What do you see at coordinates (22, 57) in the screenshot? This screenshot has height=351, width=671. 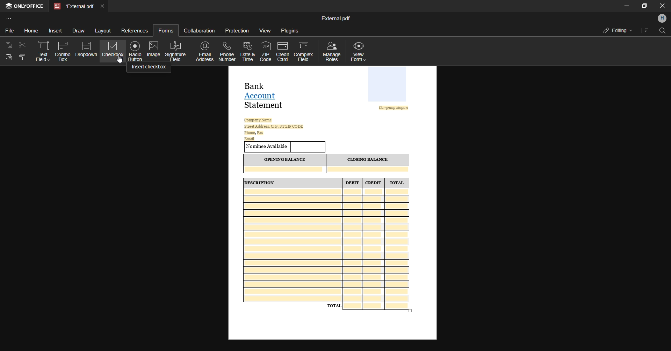 I see `copy style` at bounding box center [22, 57].